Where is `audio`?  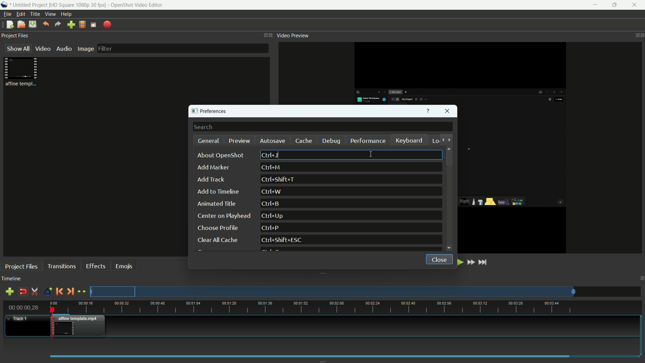 audio is located at coordinates (65, 49).